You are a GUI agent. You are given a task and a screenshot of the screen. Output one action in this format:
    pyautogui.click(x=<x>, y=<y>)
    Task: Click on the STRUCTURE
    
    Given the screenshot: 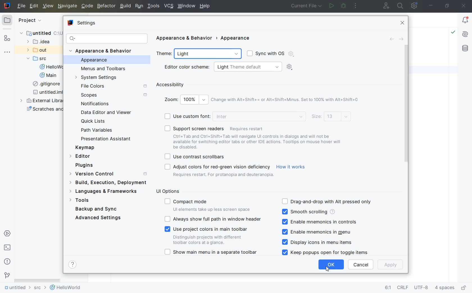 What is the action you would take?
    pyautogui.click(x=7, y=38)
    